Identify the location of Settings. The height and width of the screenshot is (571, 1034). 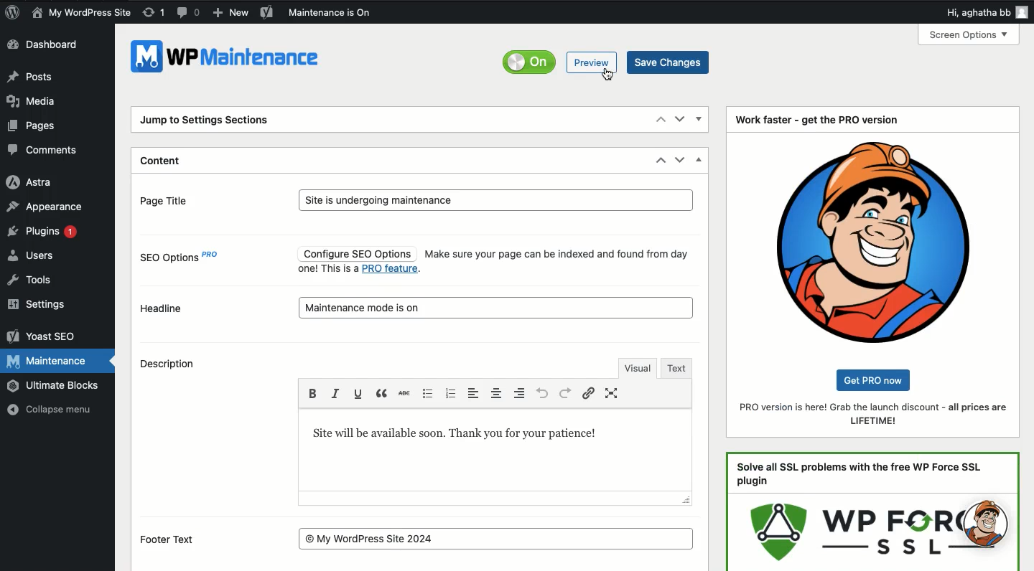
(40, 305).